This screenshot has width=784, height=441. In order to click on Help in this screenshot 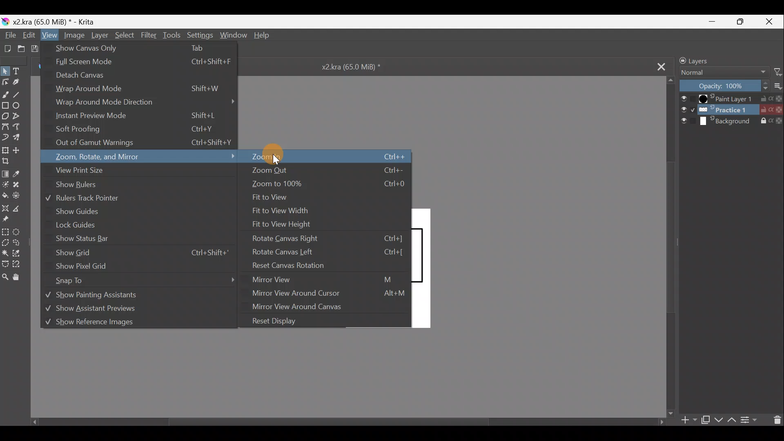, I will do `click(265, 37)`.